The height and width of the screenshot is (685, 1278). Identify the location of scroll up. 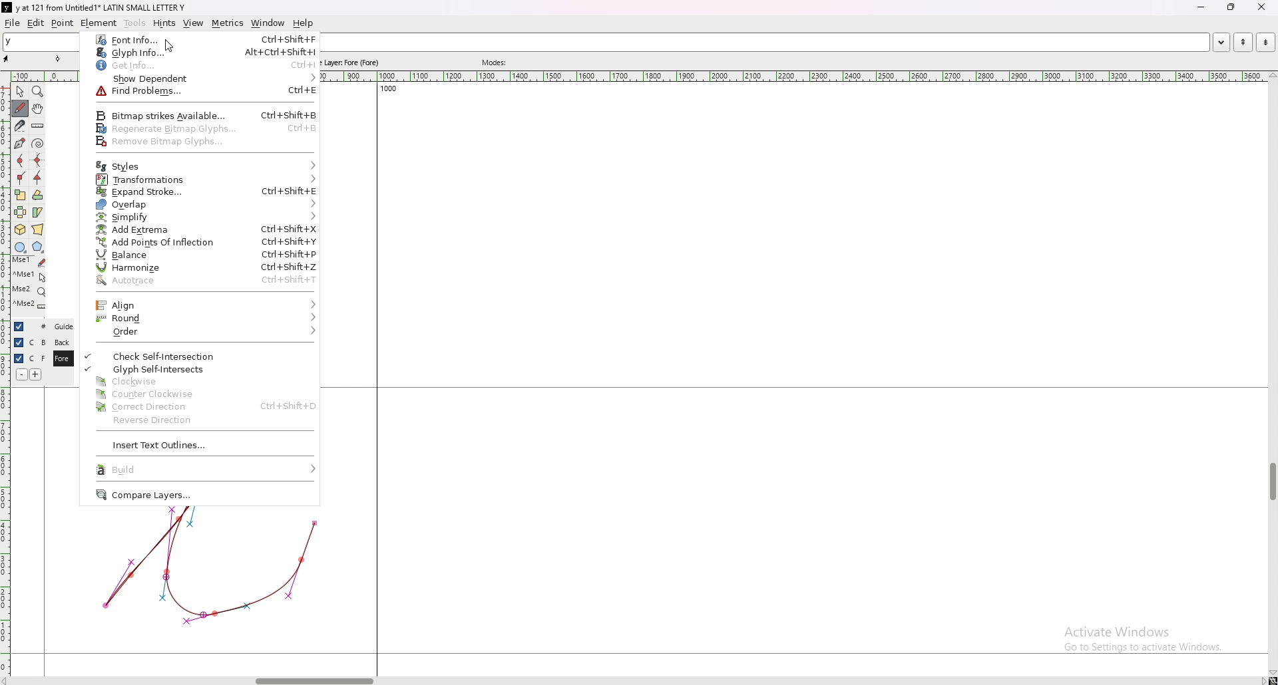
(1270, 76).